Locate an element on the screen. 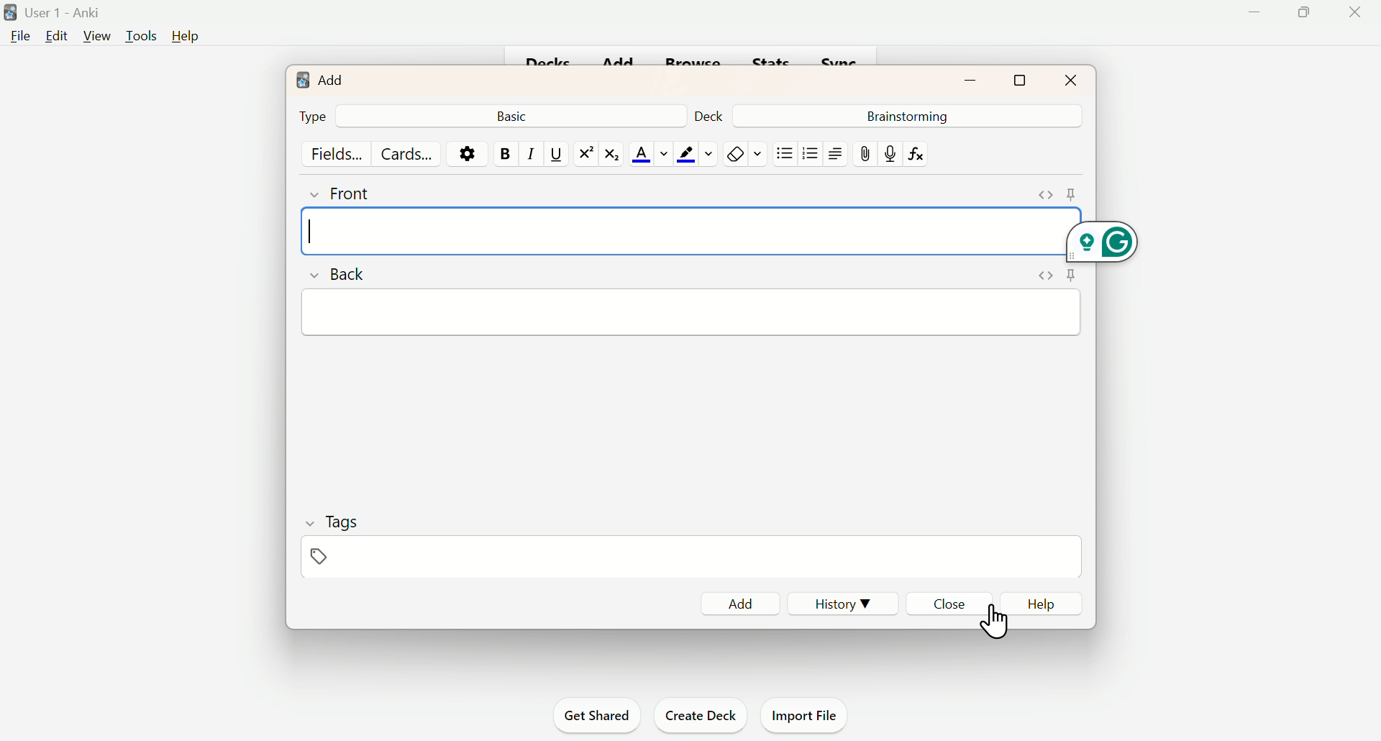 This screenshot has height=741, width=1381. Close is located at coordinates (952, 603).